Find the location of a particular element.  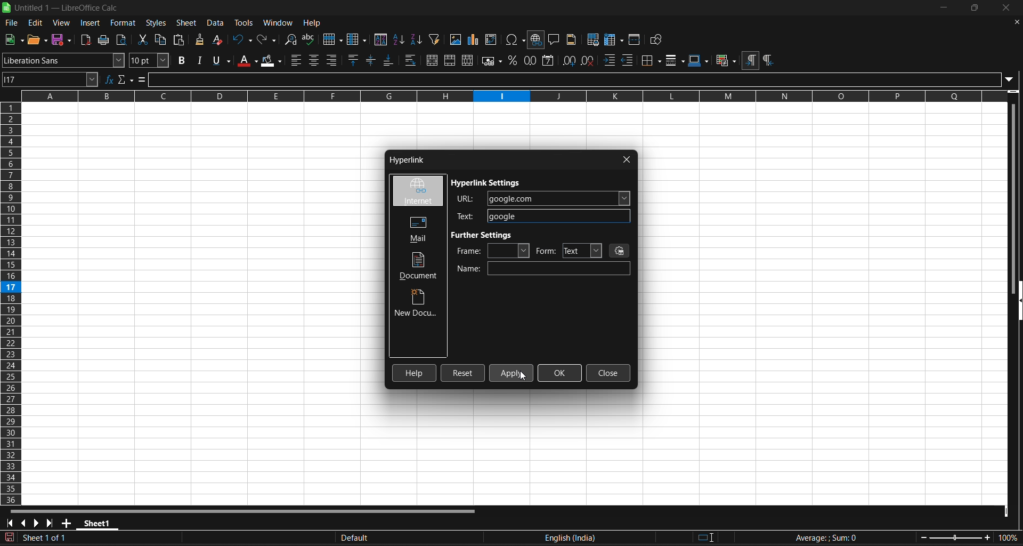

add decimal place is located at coordinates (568, 60).